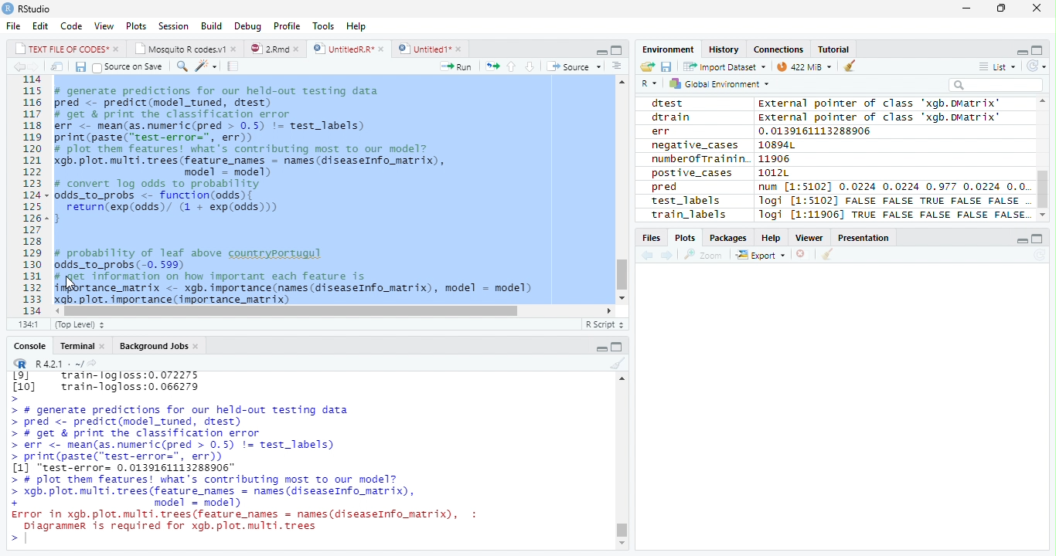  What do you see at coordinates (250, 473) in the screenshot?
I see `> # generate predictions for our held-out testing data

> pred <- predict(model_tuned, drest)

> # get & print the classification error

> err <- mean(as.numeric(pred > 0.5) != test_labels)

> print(paste("test-error=", err))

[1] "test-error= 0.0139161113288906"

> # plot them features! what's contributing most To our model?

> xgb. plot. multi. trees (feature names = names (diseaseInfo_matrix),

+ model = model)

Error in xgb.plot.multi.trees(feature names = names(diseaseInfo_matrix), :
Diagrammer is required for xgb.plot.multi.trees

>` at bounding box center [250, 473].